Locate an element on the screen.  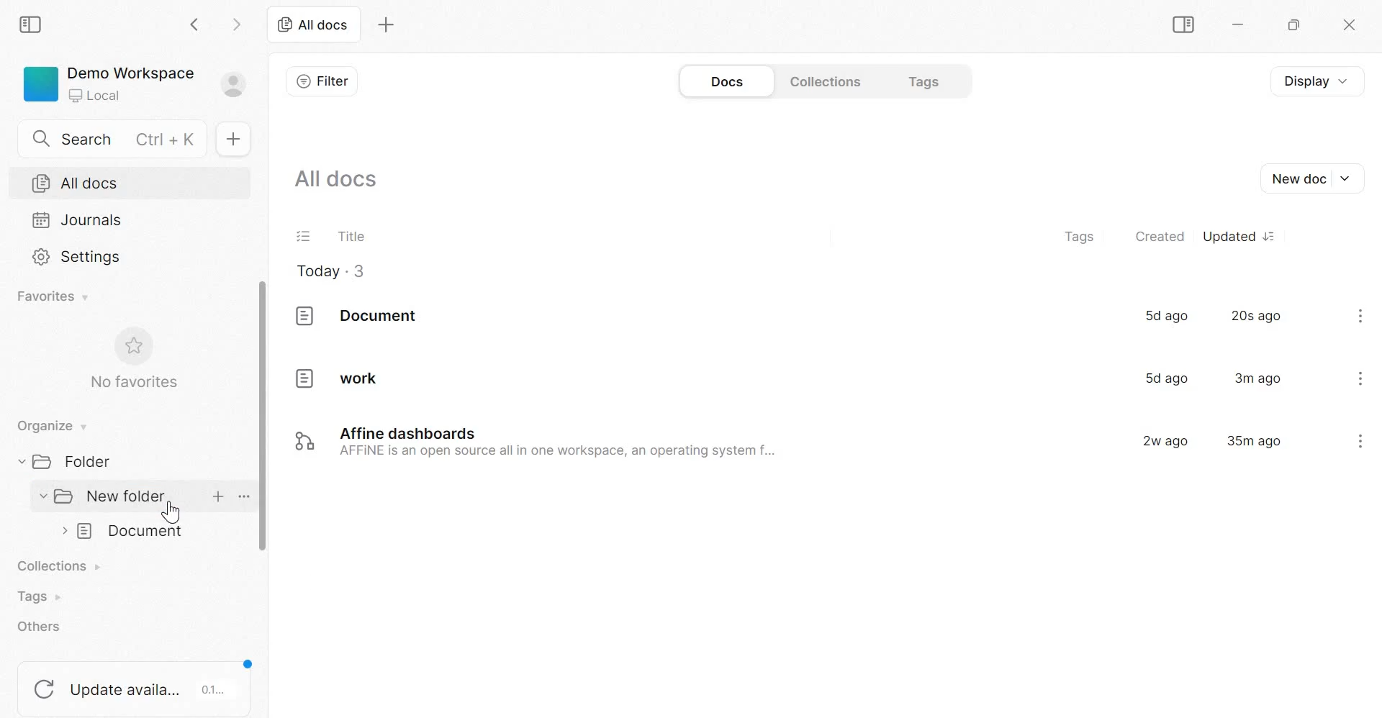
kebab menu is located at coordinates (1361, 316).